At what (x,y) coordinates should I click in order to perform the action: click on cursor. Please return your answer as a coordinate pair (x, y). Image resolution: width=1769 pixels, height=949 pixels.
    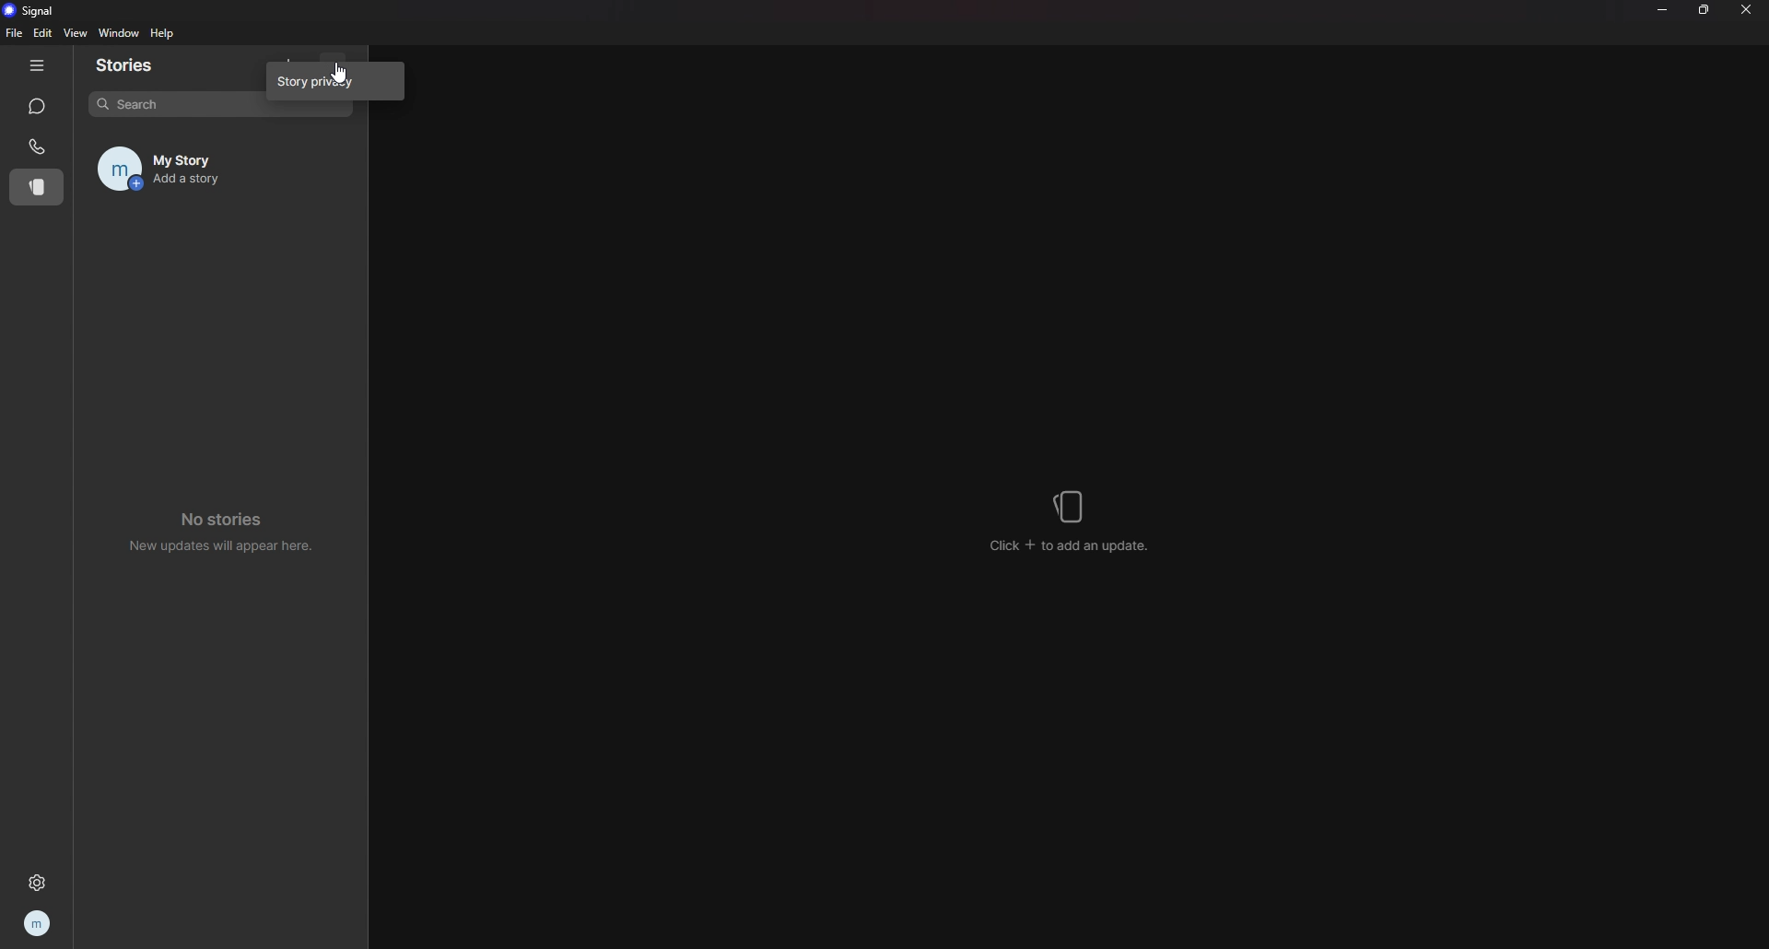
    Looking at the image, I should click on (341, 73).